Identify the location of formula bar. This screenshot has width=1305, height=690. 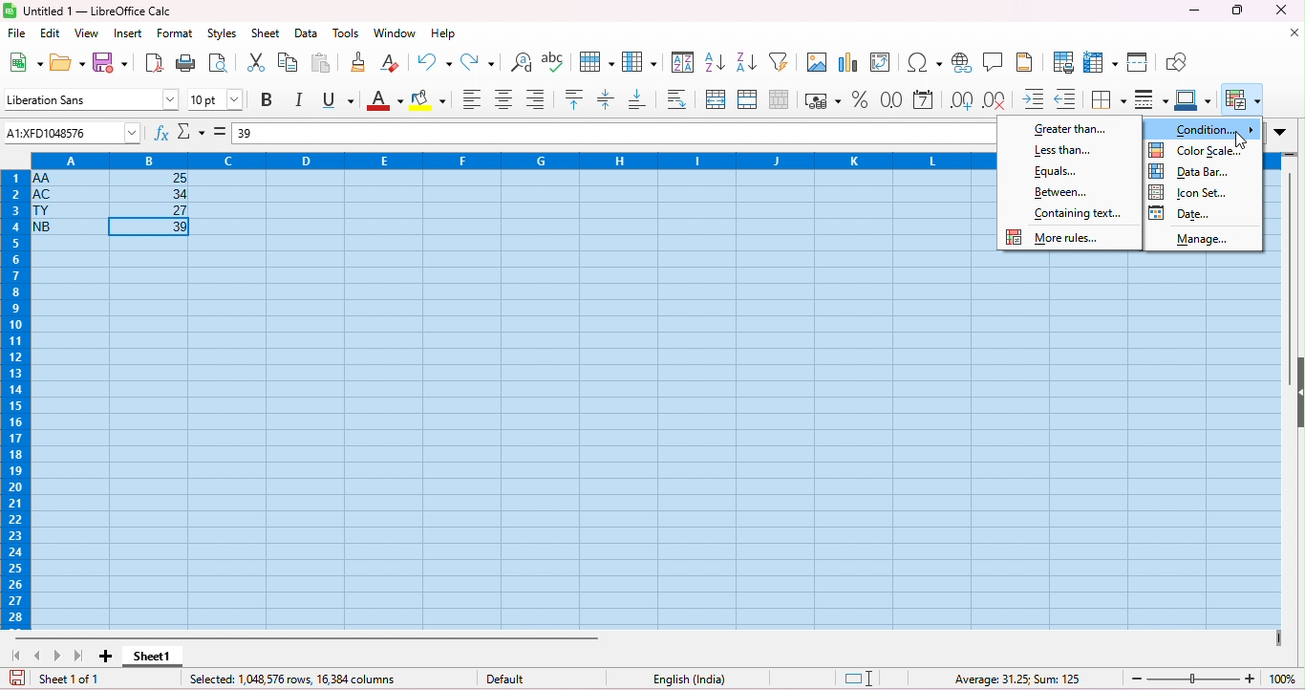
(630, 133).